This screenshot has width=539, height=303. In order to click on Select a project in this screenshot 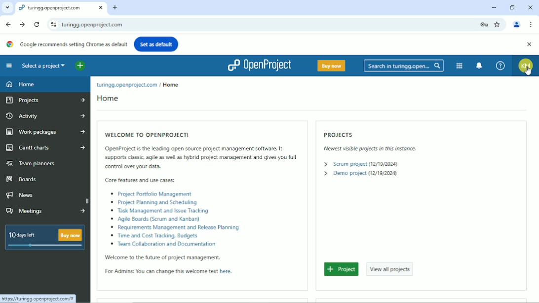, I will do `click(43, 66)`.